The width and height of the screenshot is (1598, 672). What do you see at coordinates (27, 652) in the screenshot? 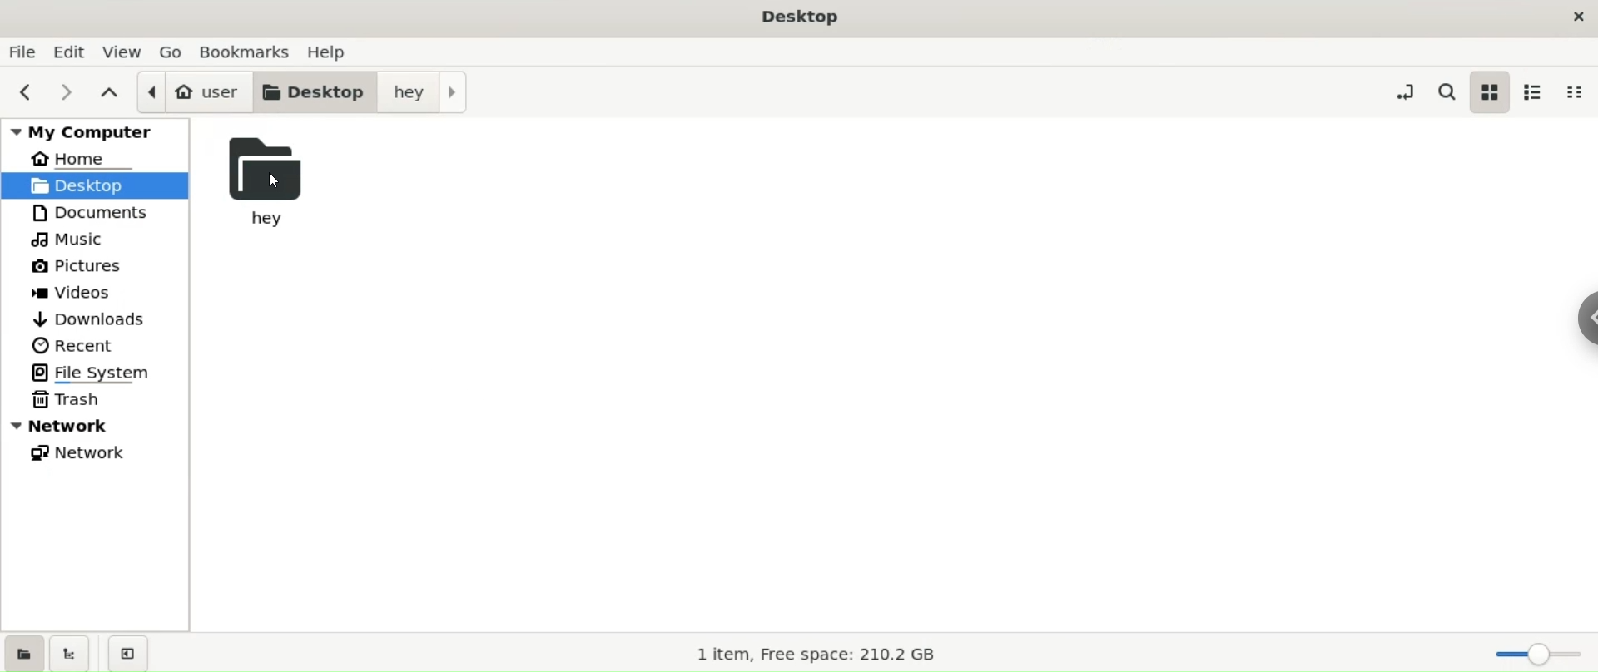
I see `show places` at bounding box center [27, 652].